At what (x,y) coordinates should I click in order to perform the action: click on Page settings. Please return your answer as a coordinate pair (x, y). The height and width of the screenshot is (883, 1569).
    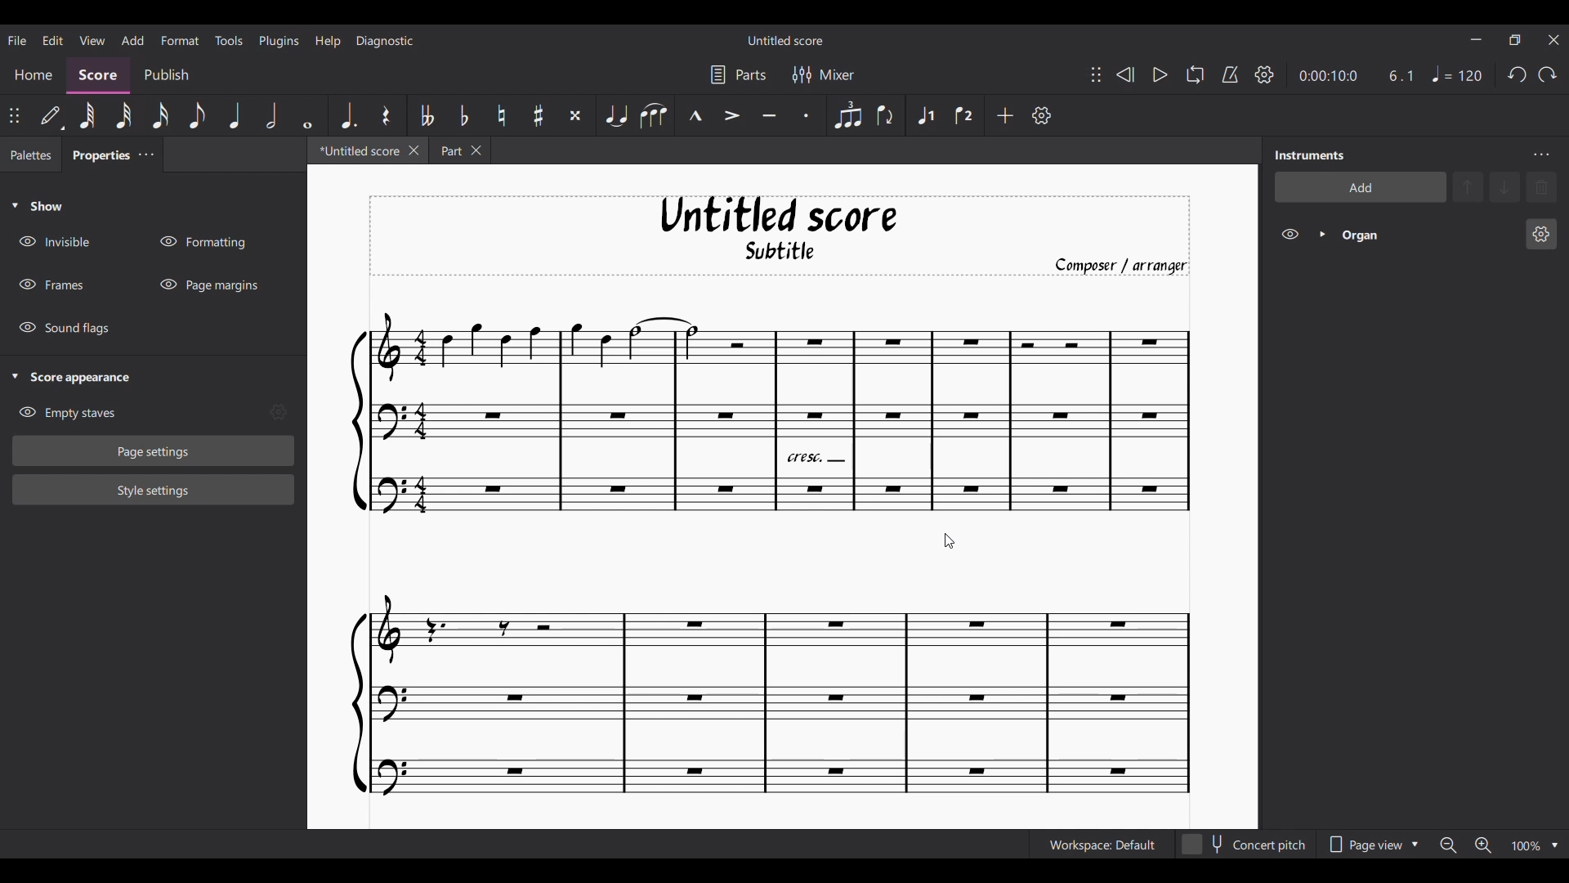
    Looking at the image, I should click on (154, 451).